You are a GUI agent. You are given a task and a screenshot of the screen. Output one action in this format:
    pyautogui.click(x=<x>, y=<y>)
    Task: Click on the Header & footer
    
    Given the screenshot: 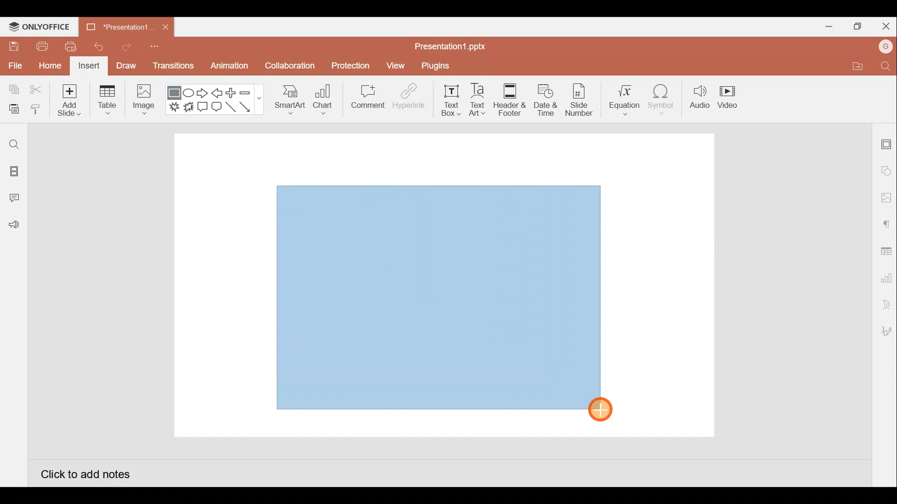 What is the action you would take?
    pyautogui.click(x=510, y=97)
    